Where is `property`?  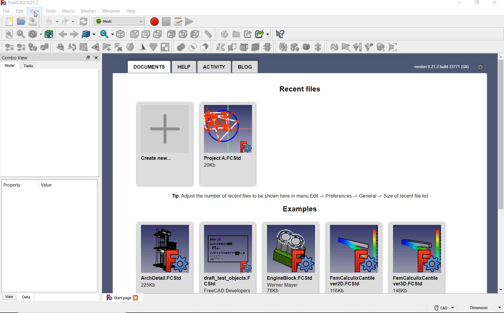 property is located at coordinates (12, 186).